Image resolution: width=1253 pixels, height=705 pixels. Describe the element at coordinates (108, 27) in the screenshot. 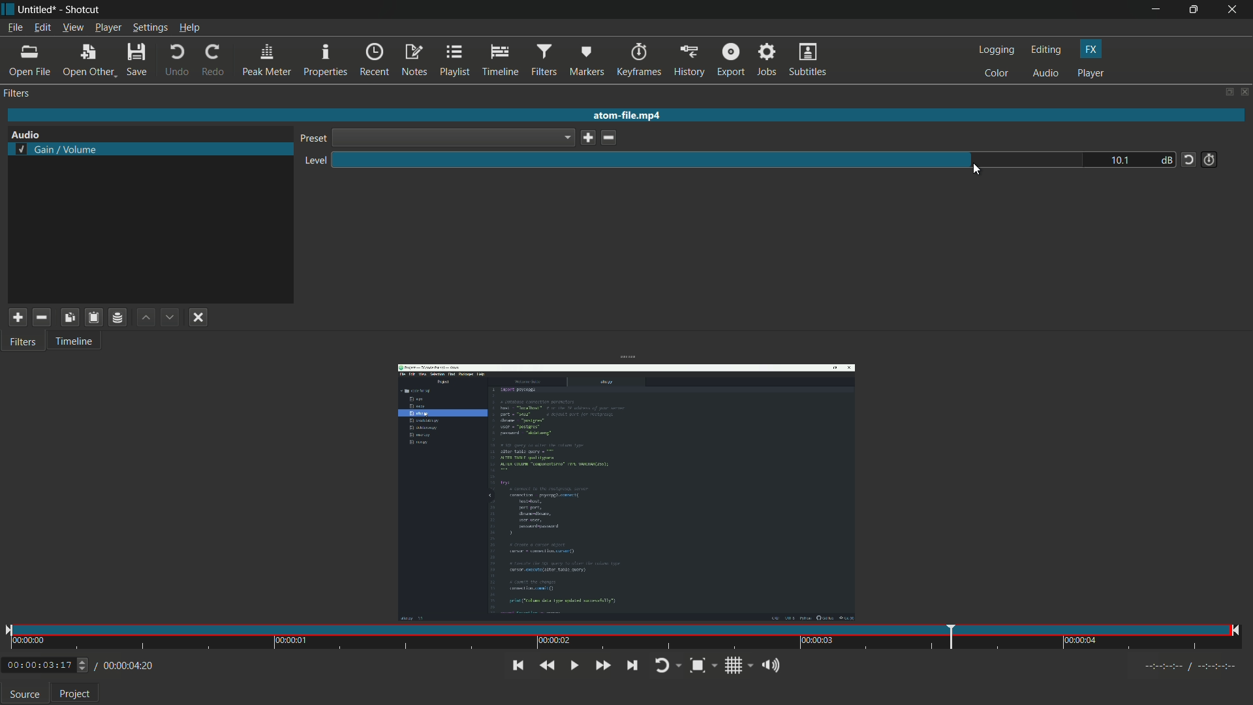

I see `player menu` at that location.